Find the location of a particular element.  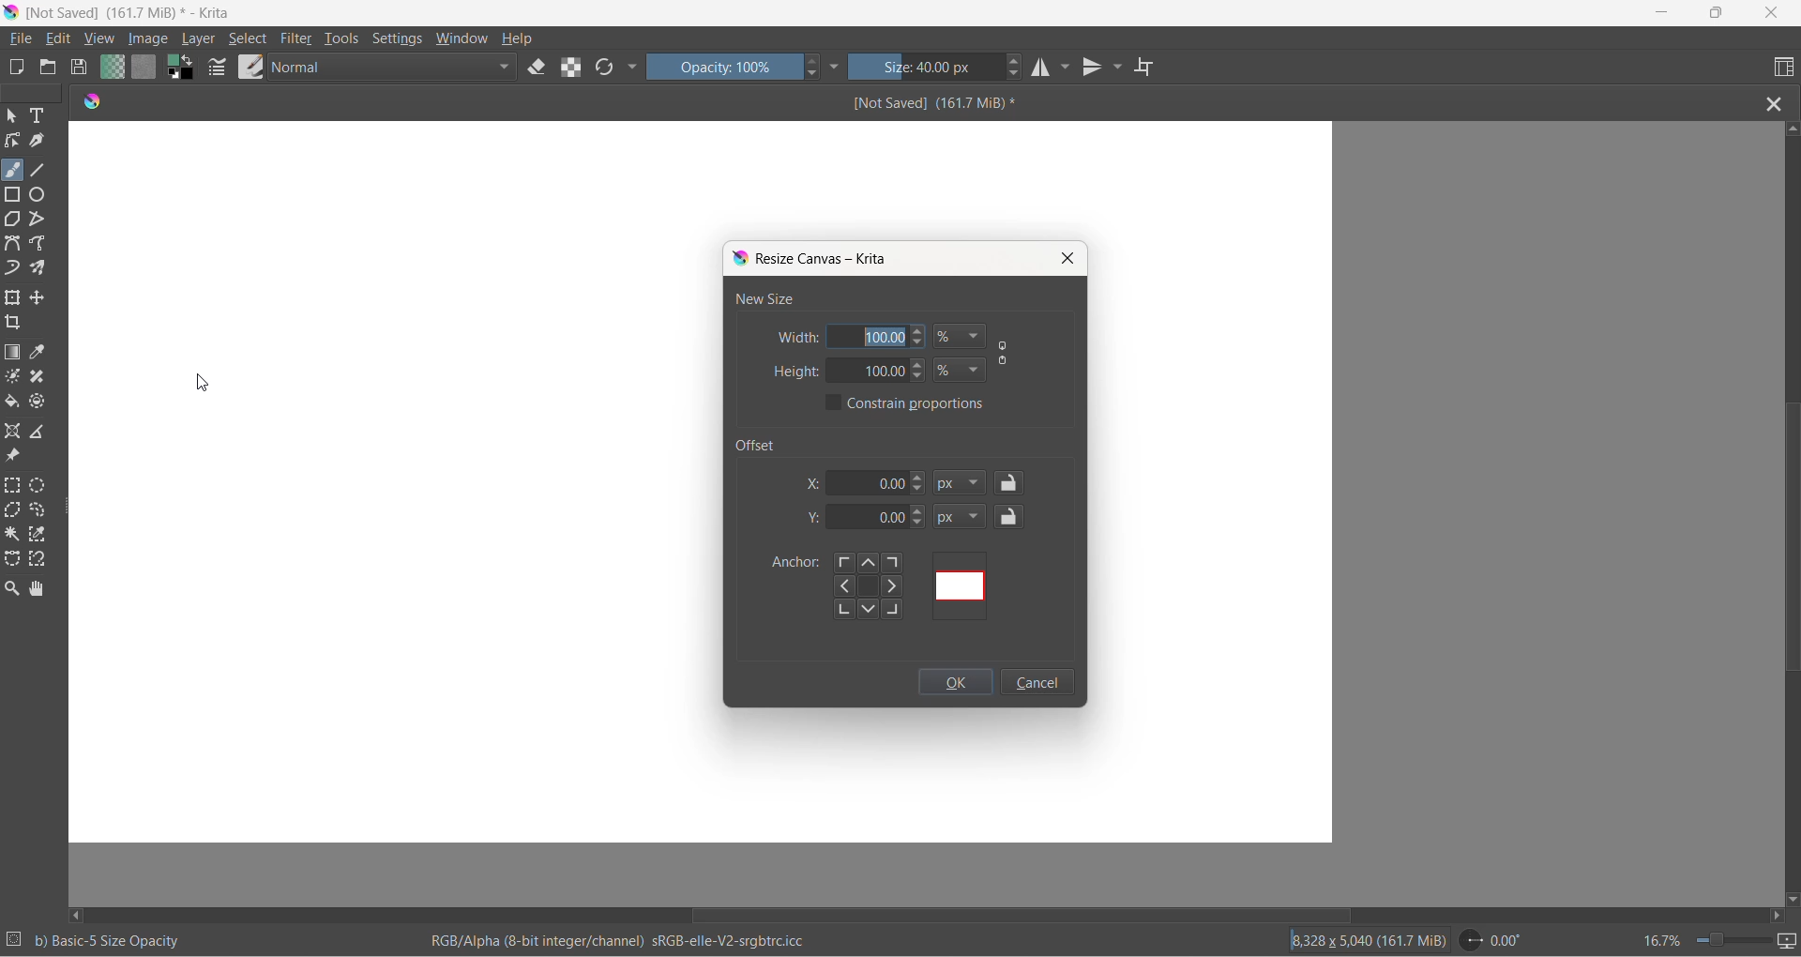

offset using mapping is located at coordinates (961, 585).